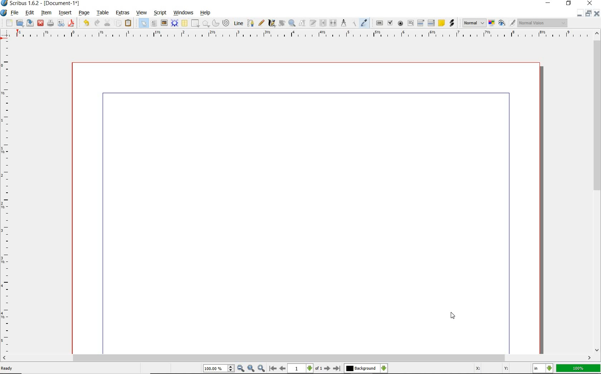  What do you see at coordinates (301, 36) in the screenshot?
I see `ruler` at bounding box center [301, 36].